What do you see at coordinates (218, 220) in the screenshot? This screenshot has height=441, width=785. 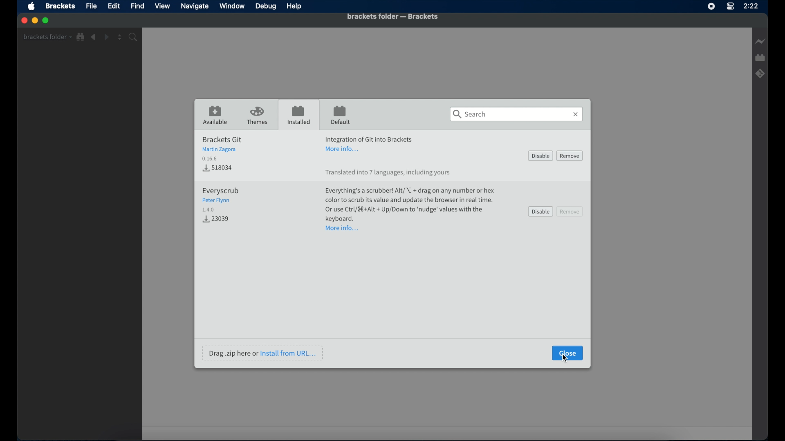 I see `` at bounding box center [218, 220].